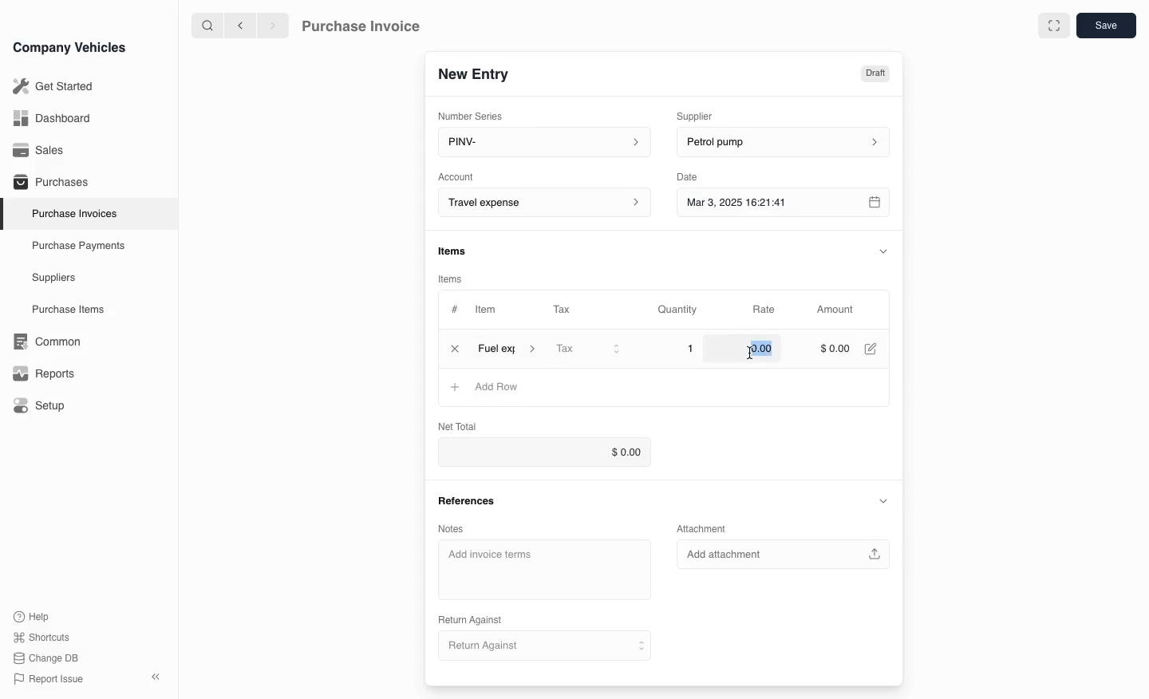 The height and width of the screenshot is (699, 1149). I want to click on Quantity, so click(680, 310).